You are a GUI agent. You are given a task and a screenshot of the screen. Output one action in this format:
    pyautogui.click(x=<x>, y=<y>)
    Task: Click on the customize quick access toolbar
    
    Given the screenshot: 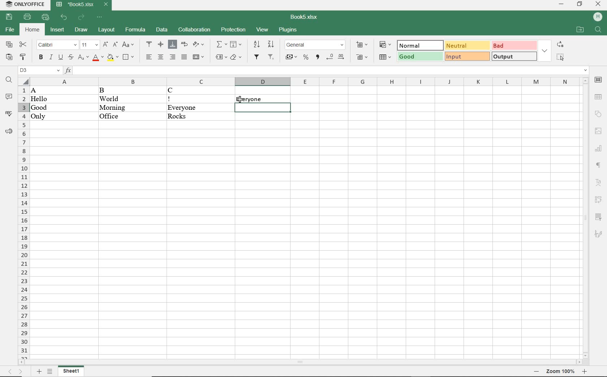 What is the action you would take?
    pyautogui.click(x=99, y=17)
    